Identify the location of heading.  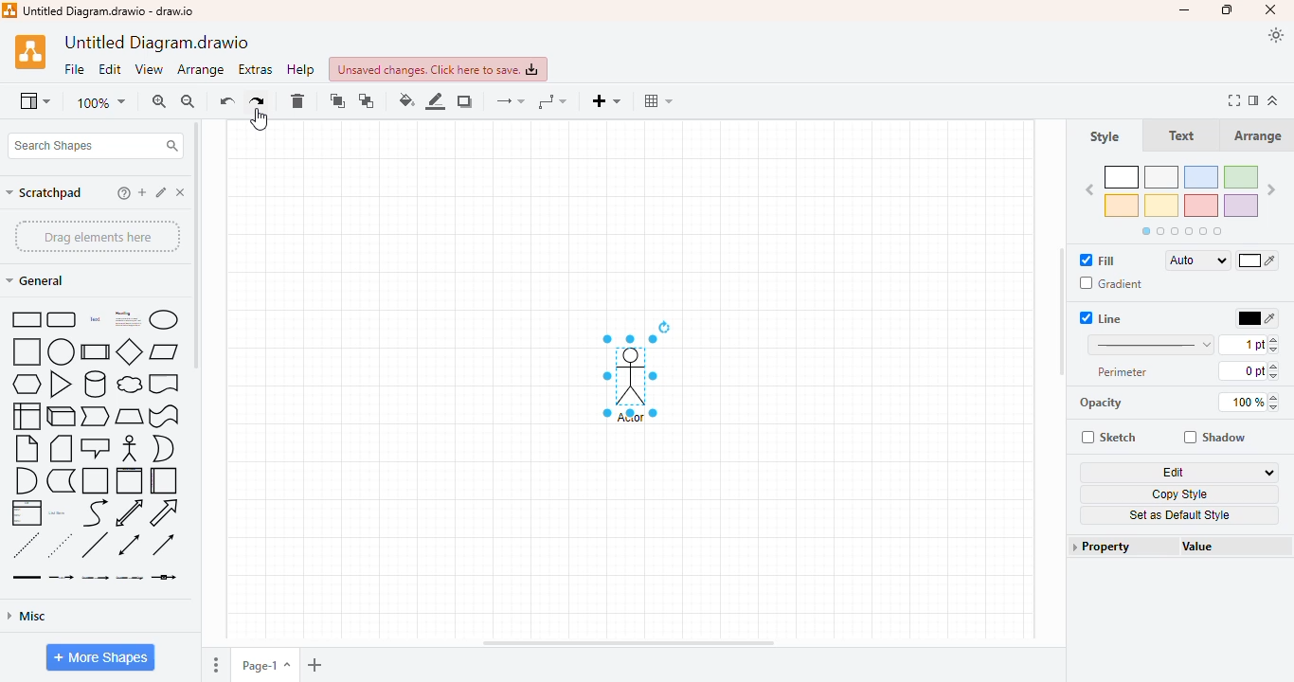
(126, 318).